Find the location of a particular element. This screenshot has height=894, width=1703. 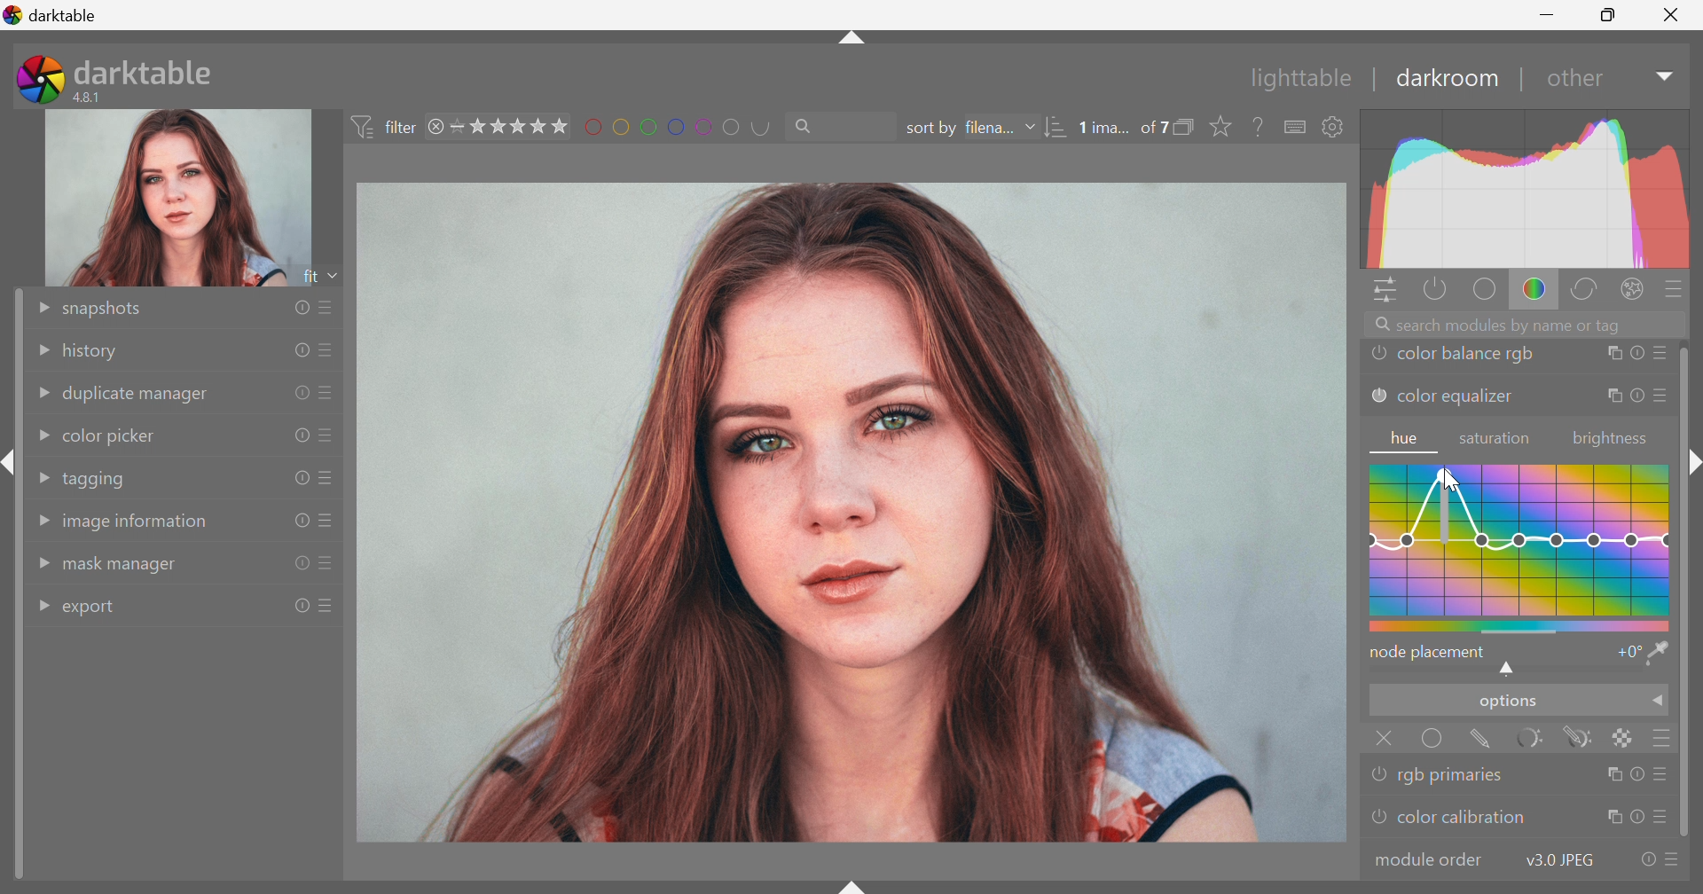

filter is located at coordinates (382, 124).